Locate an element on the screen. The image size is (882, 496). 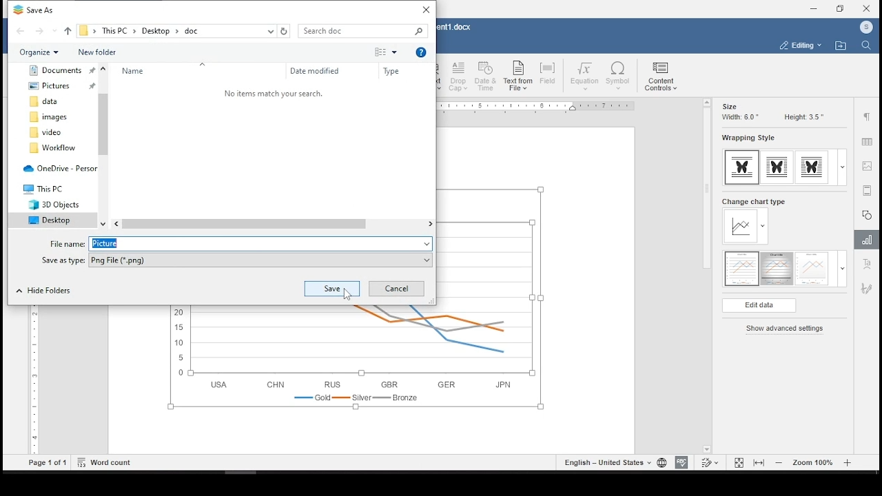
expand is located at coordinates (842, 269).